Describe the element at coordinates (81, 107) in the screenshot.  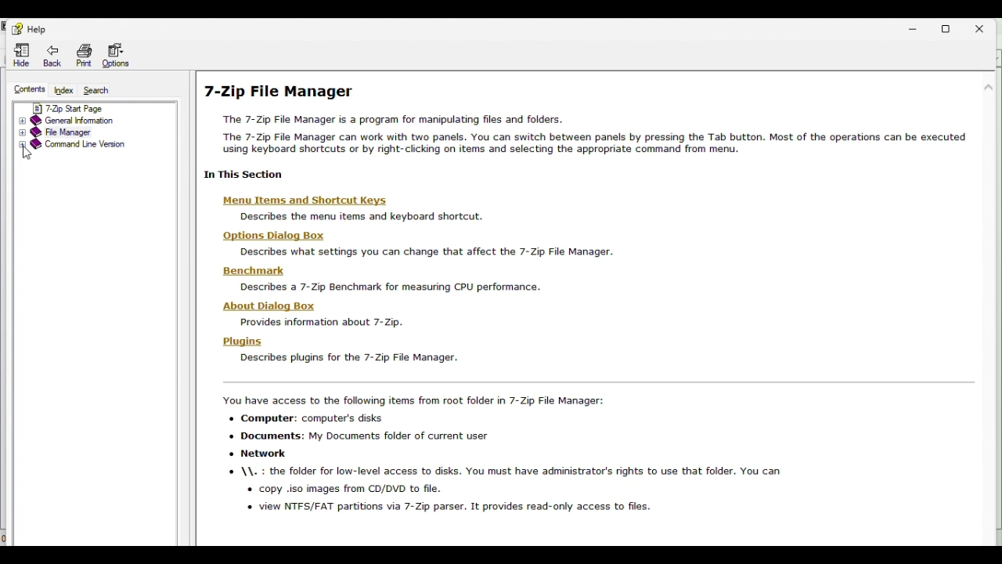
I see `7 zip start page` at that location.